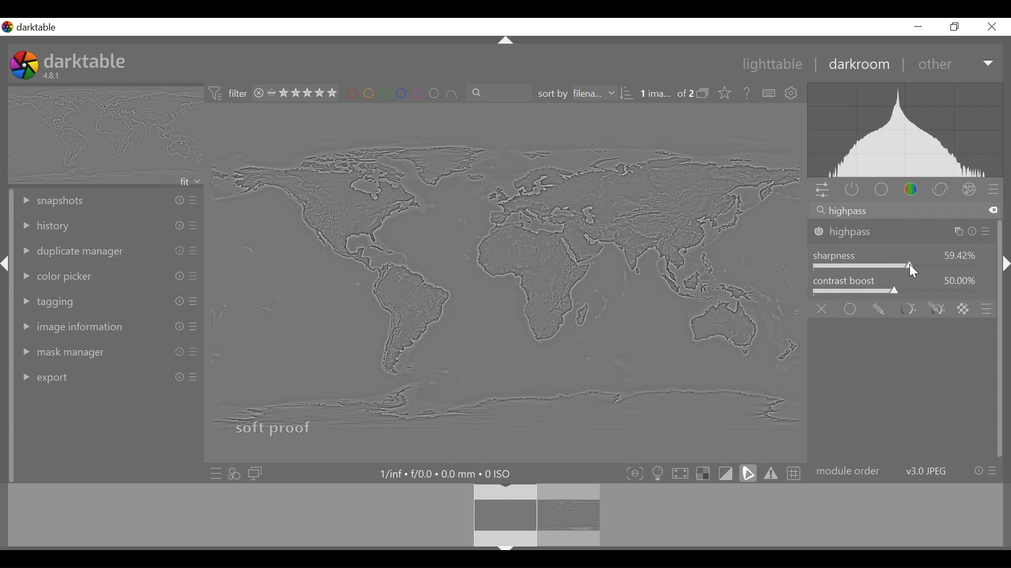 The height and width of the screenshot is (568, 1011). Describe the element at coordinates (987, 308) in the screenshot. I see `preset` at that location.